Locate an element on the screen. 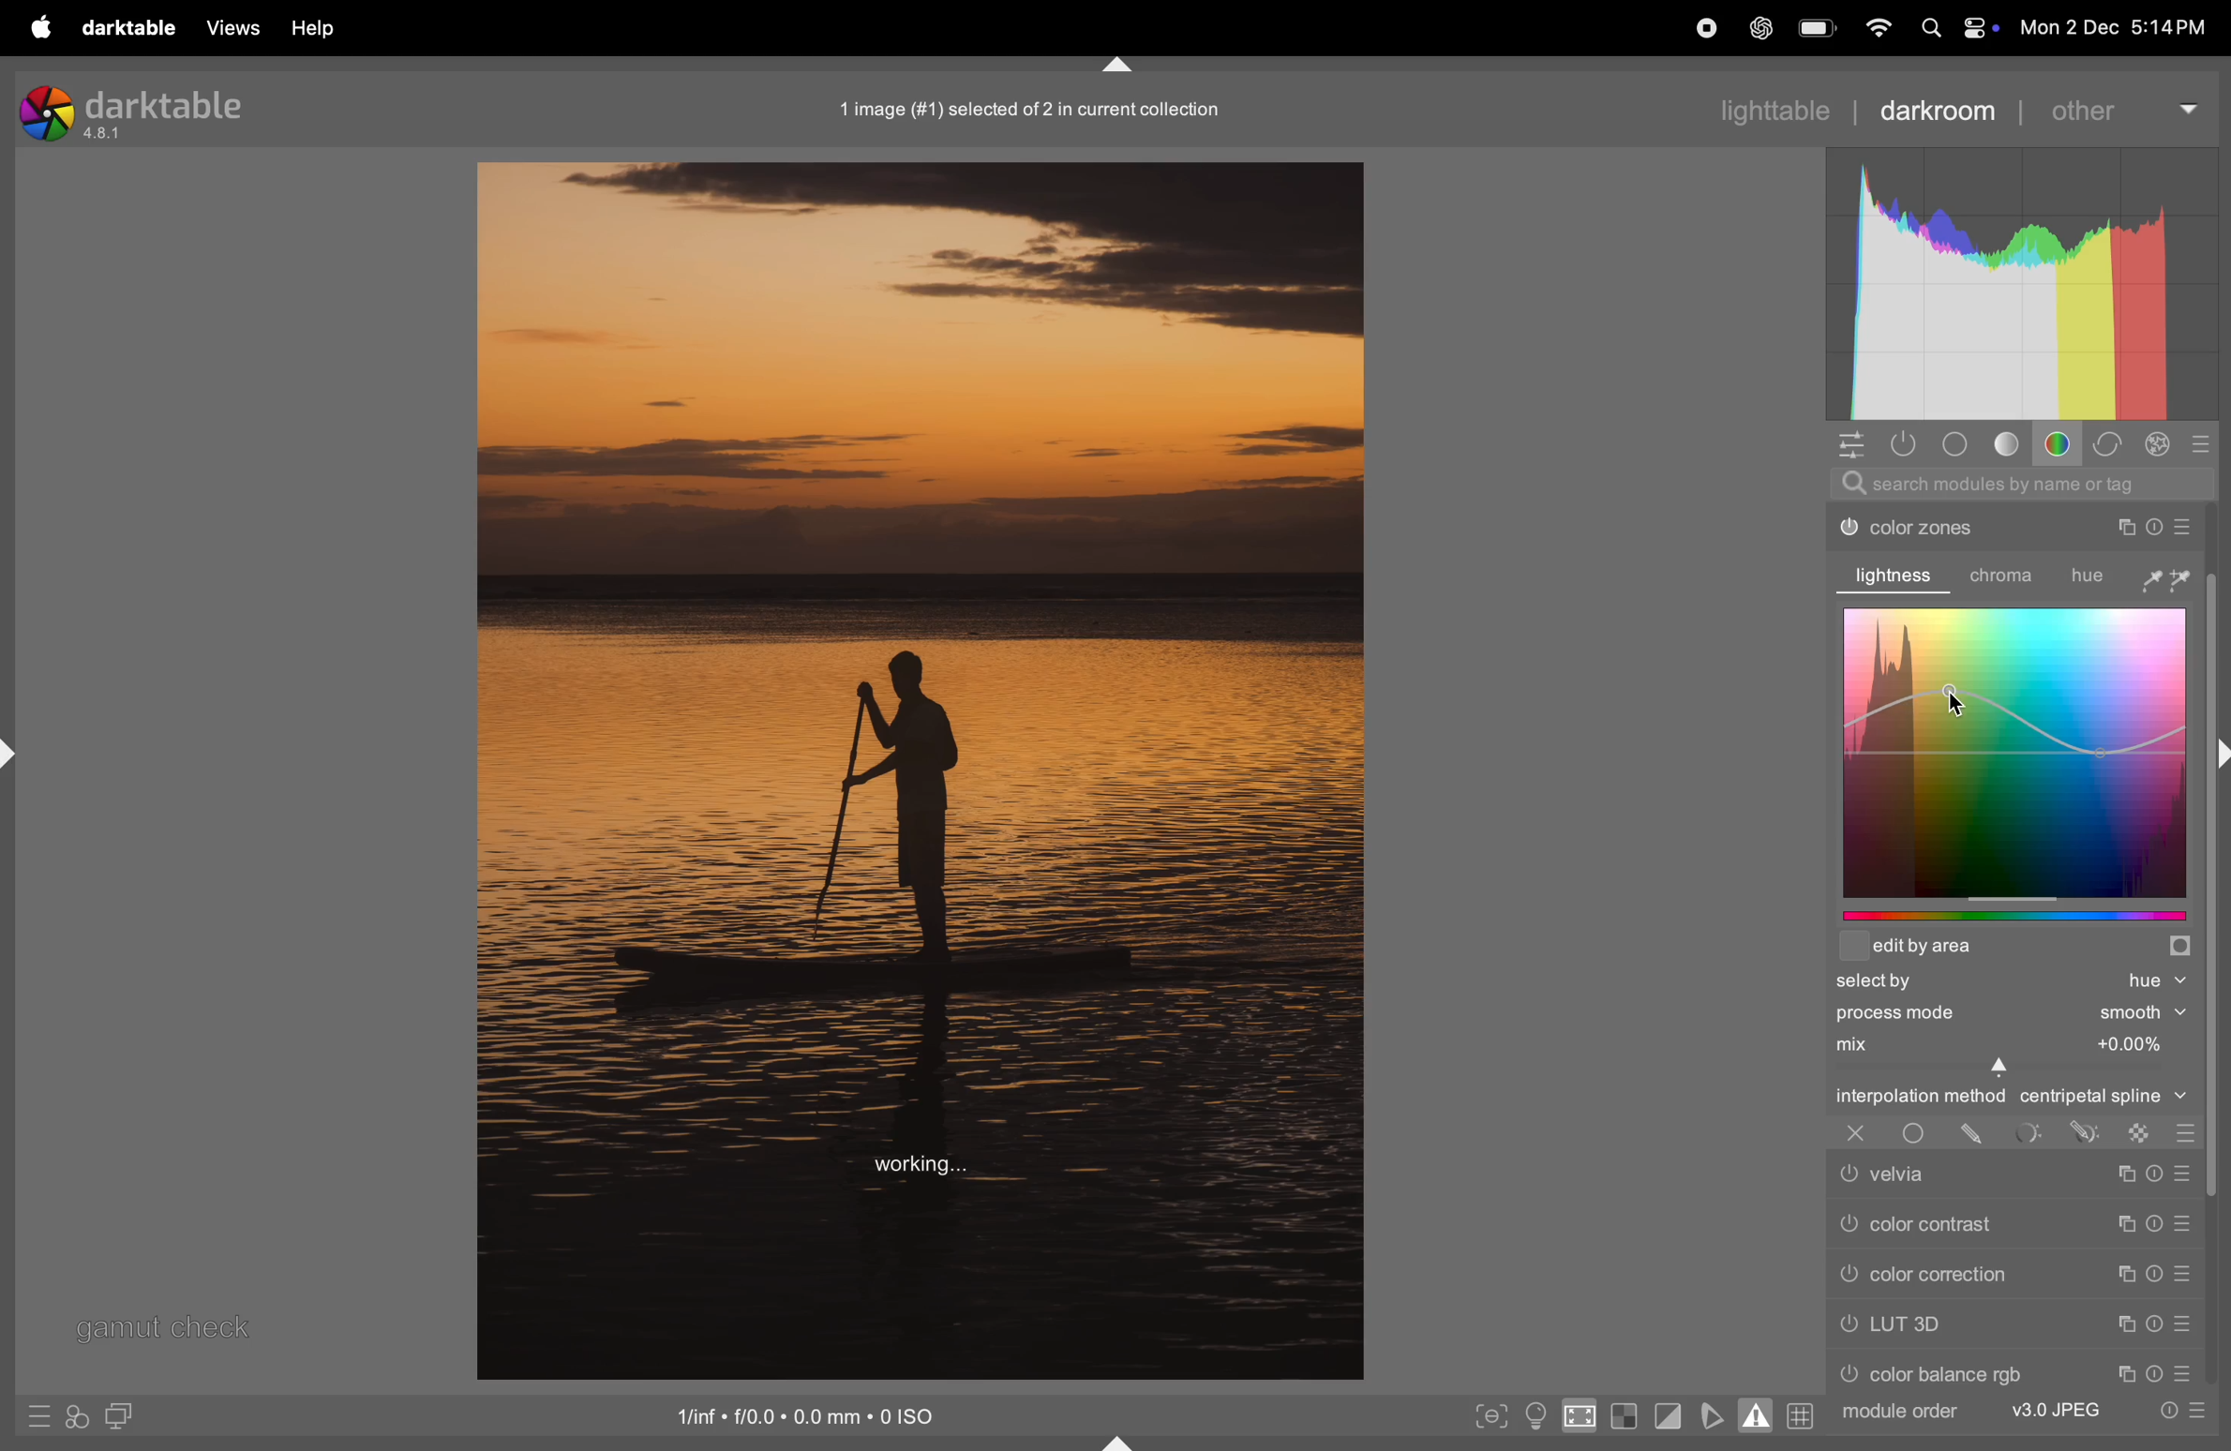 The height and width of the screenshot is (1451, 2231). color rgb balance is located at coordinates (1964, 1371).